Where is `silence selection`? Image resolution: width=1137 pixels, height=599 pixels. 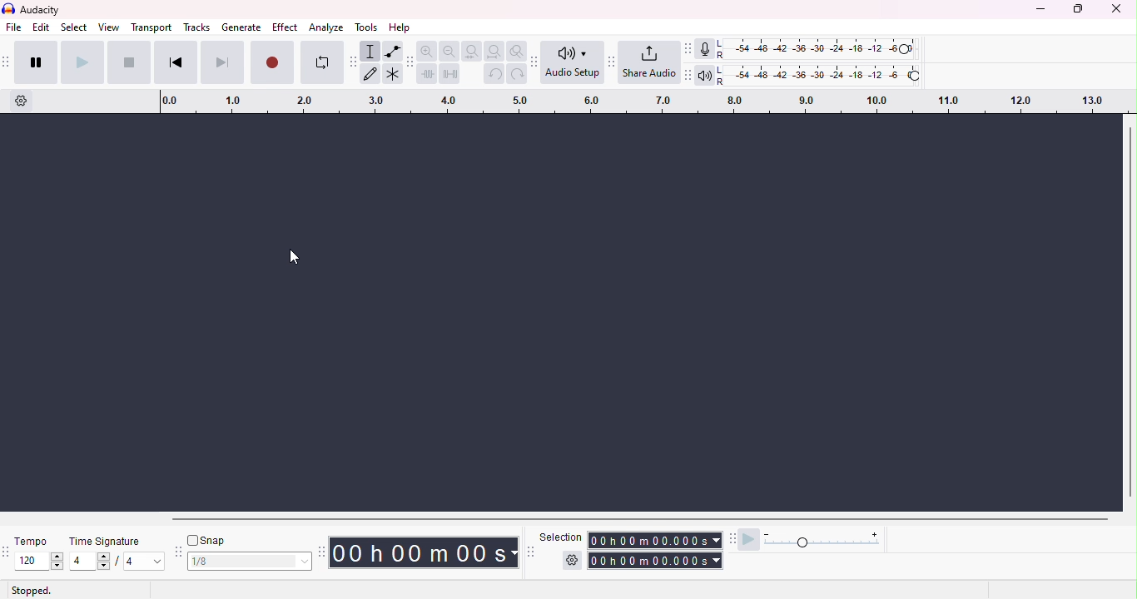 silence selection is located at coordinates (450, 73).